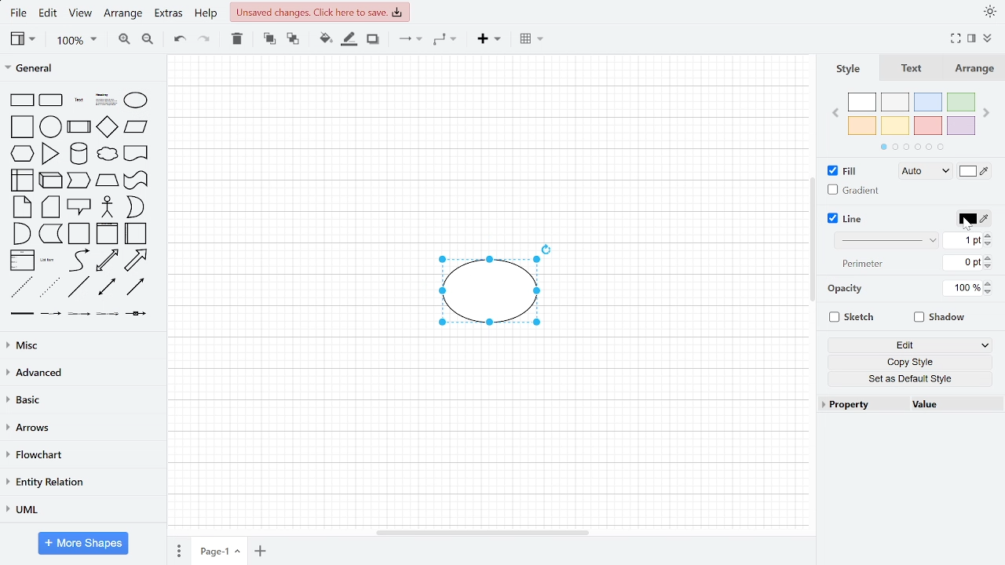  I want to click on Decrease line perimeter, so click(989, 266).